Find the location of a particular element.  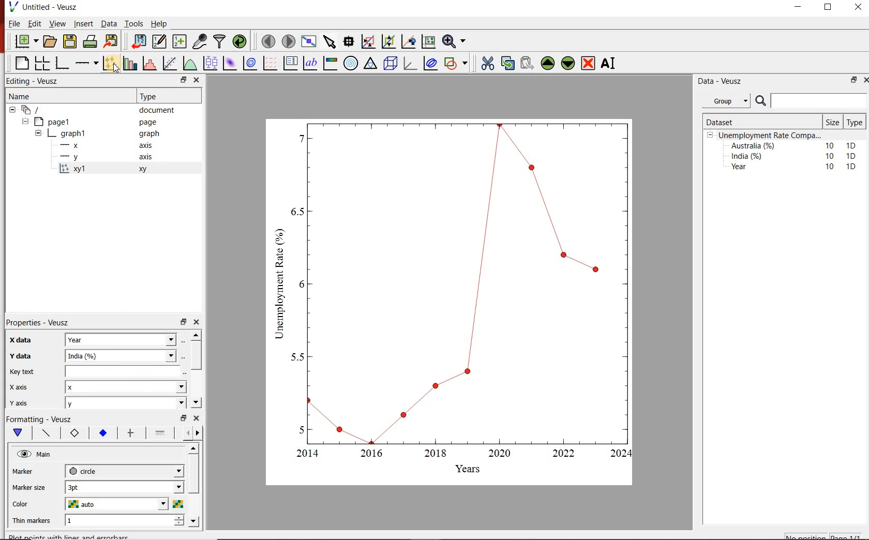

plot vector field is located at coordinates (269, 63).